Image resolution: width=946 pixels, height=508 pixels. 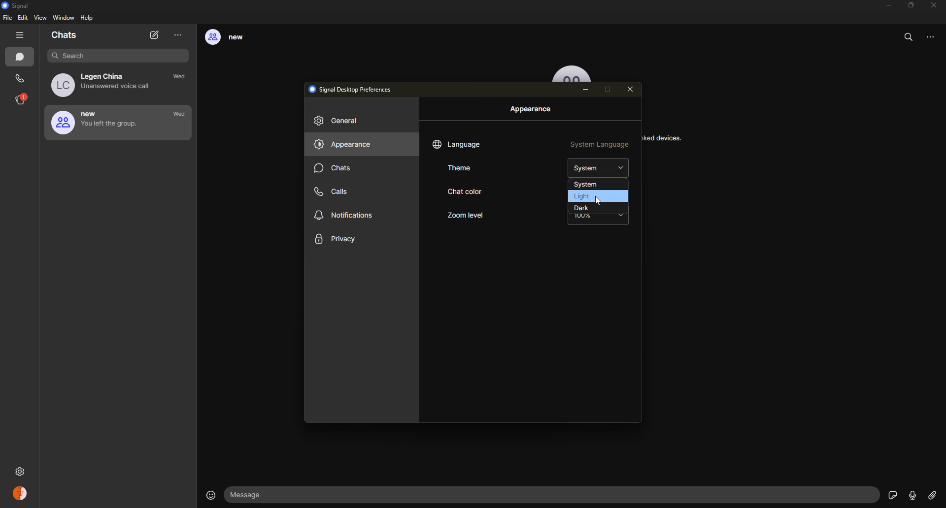 I want to click on signal desktop preferences, so click(x=354, y=89).